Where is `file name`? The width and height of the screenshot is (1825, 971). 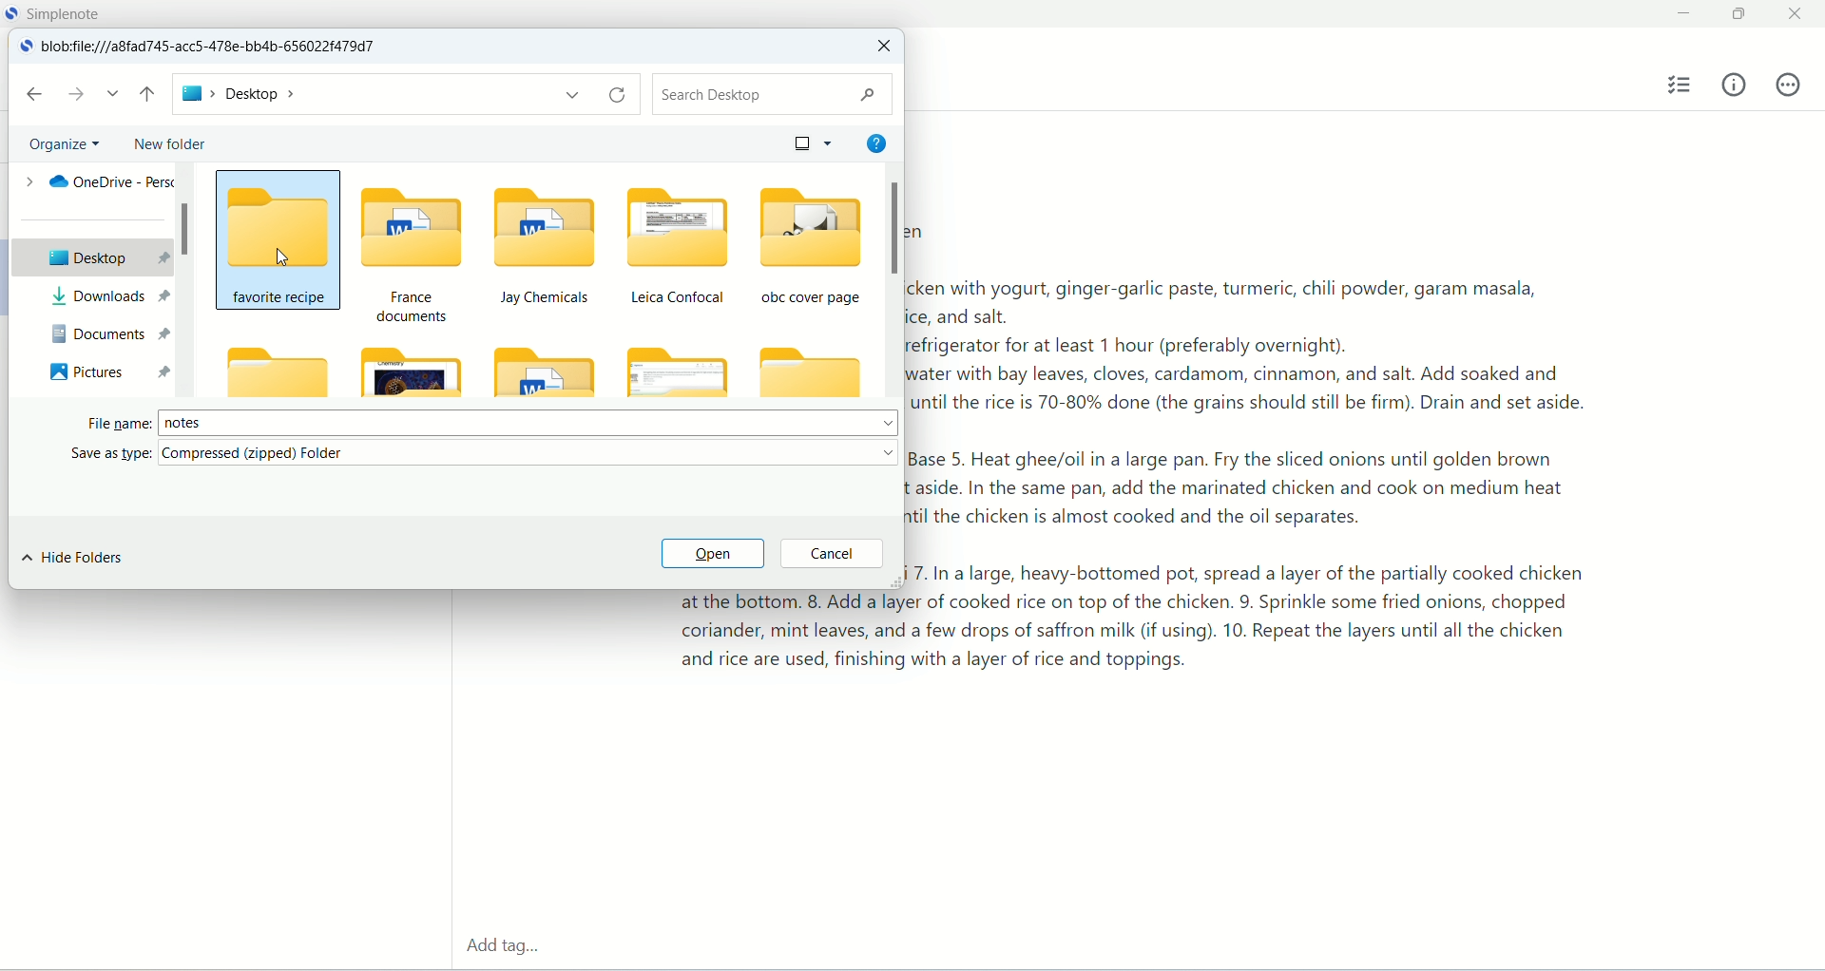
file name is located at coordinates (492, 420).